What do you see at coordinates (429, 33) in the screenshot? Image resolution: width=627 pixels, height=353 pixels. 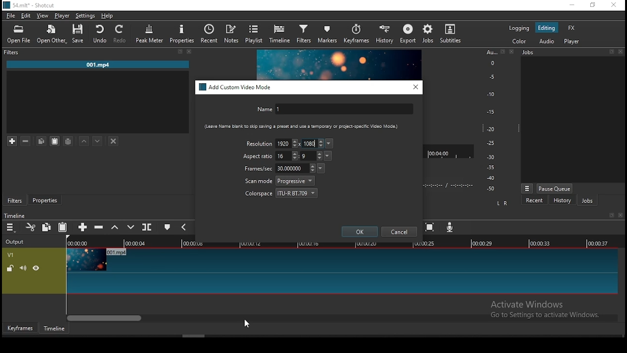 I see `jobs` at bounding box center [429, 33].